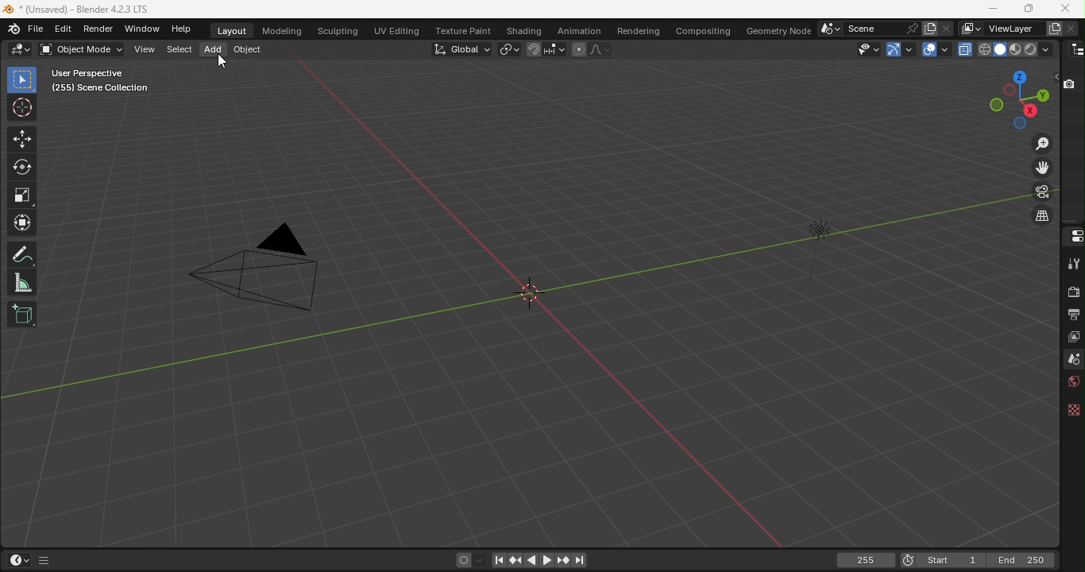  Describe the element at coordinates (1072, 339) in the screenshot. I see `View layer` at that location.